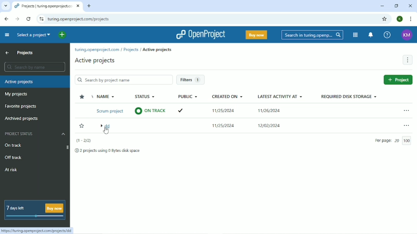 Image resolution: width=417 pixels, height=234 pixels. I want to click on Status, so click(151, 105).